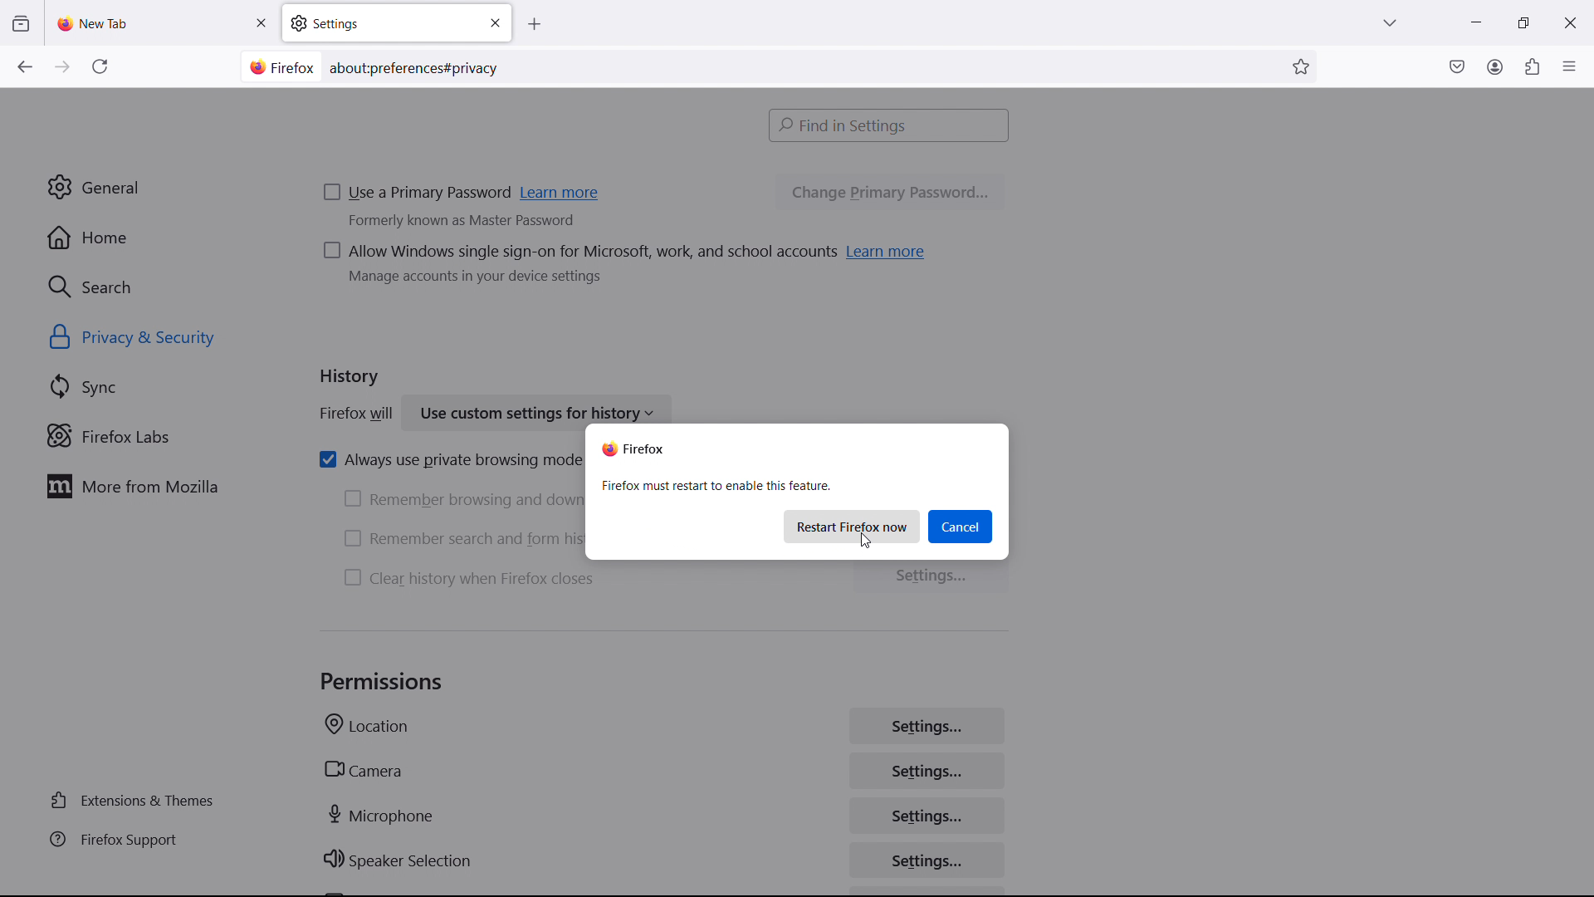 This screenshot has width=1594, height=897. Describe the element at coordinates (550, 25) in the screenshot. I see `open new tab` at that location.